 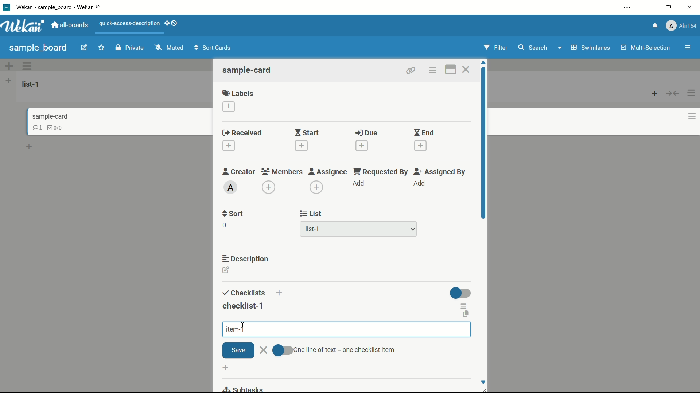 I want to click on assignee, so click(x=328, y=172).